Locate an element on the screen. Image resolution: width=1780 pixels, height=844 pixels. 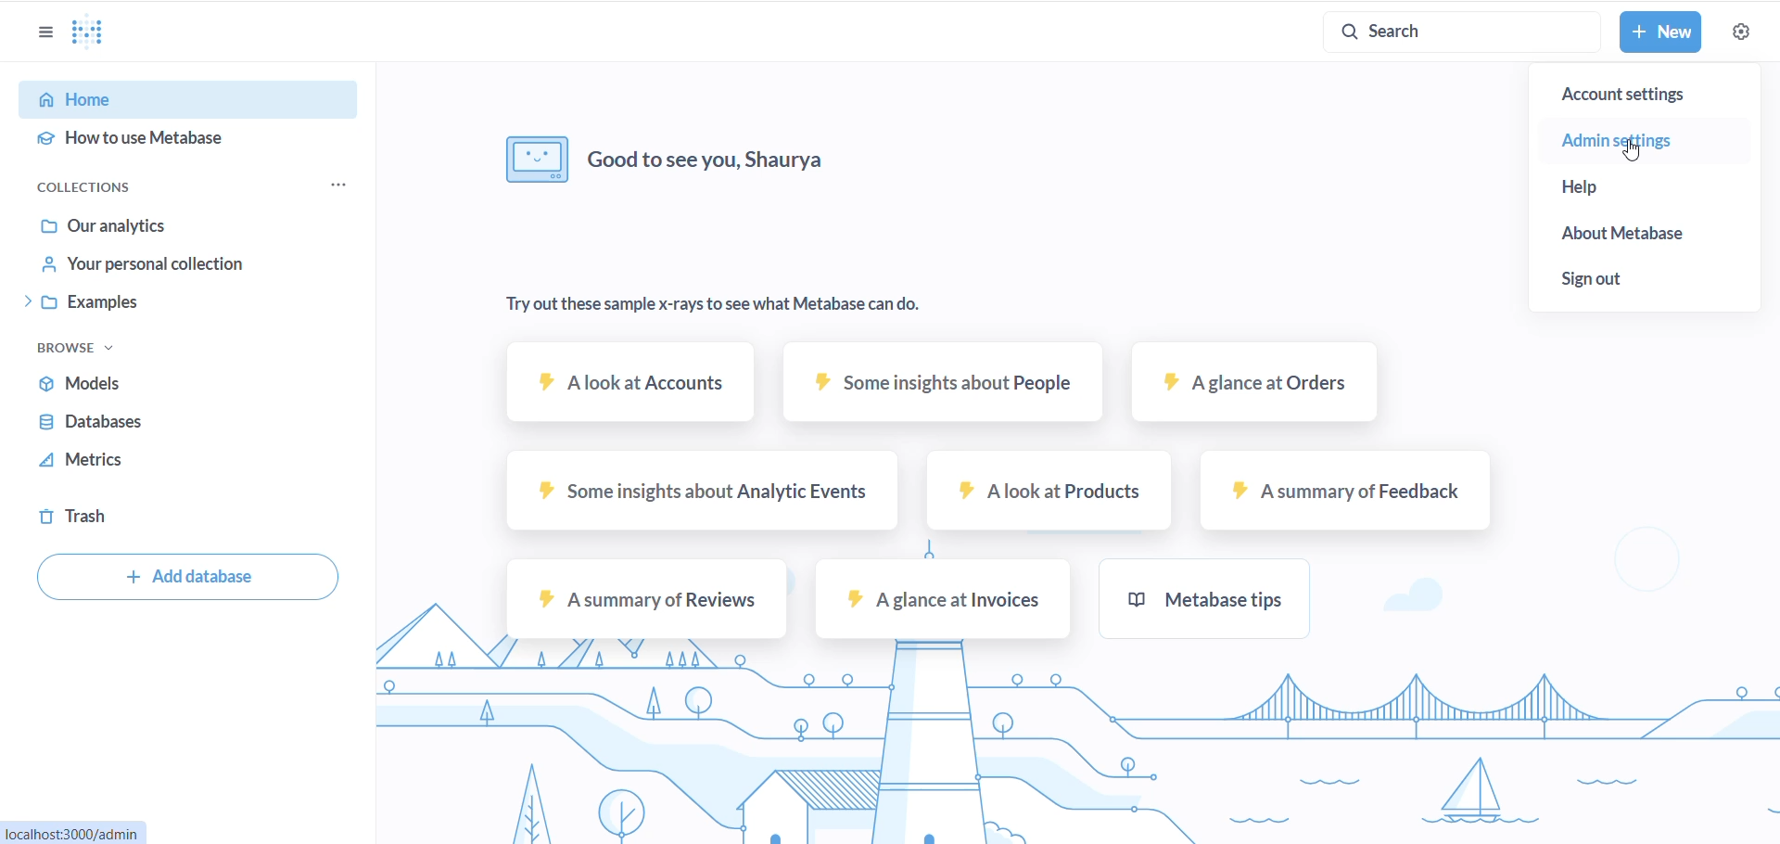
ADD DATABASE is located at coordinates (190, 576).